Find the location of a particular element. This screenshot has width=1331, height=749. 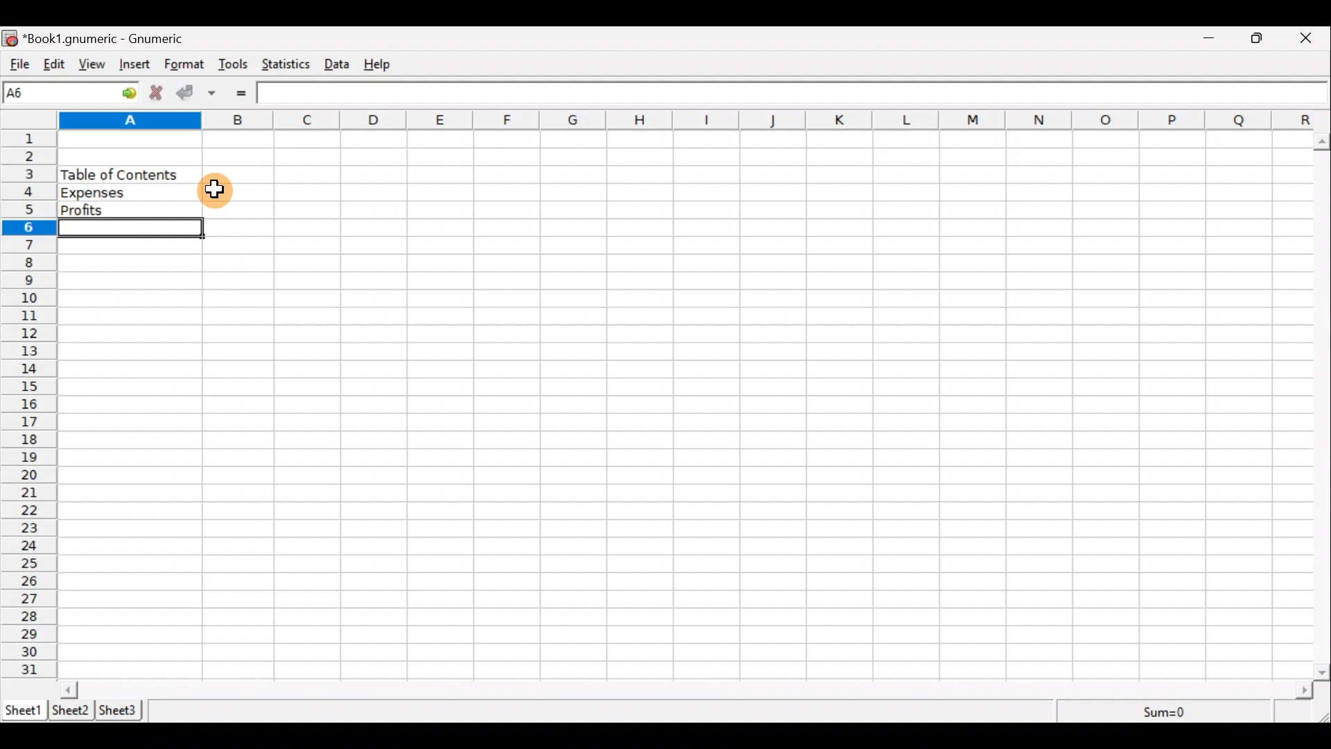

Statistics is located at coordinates (288, 66).